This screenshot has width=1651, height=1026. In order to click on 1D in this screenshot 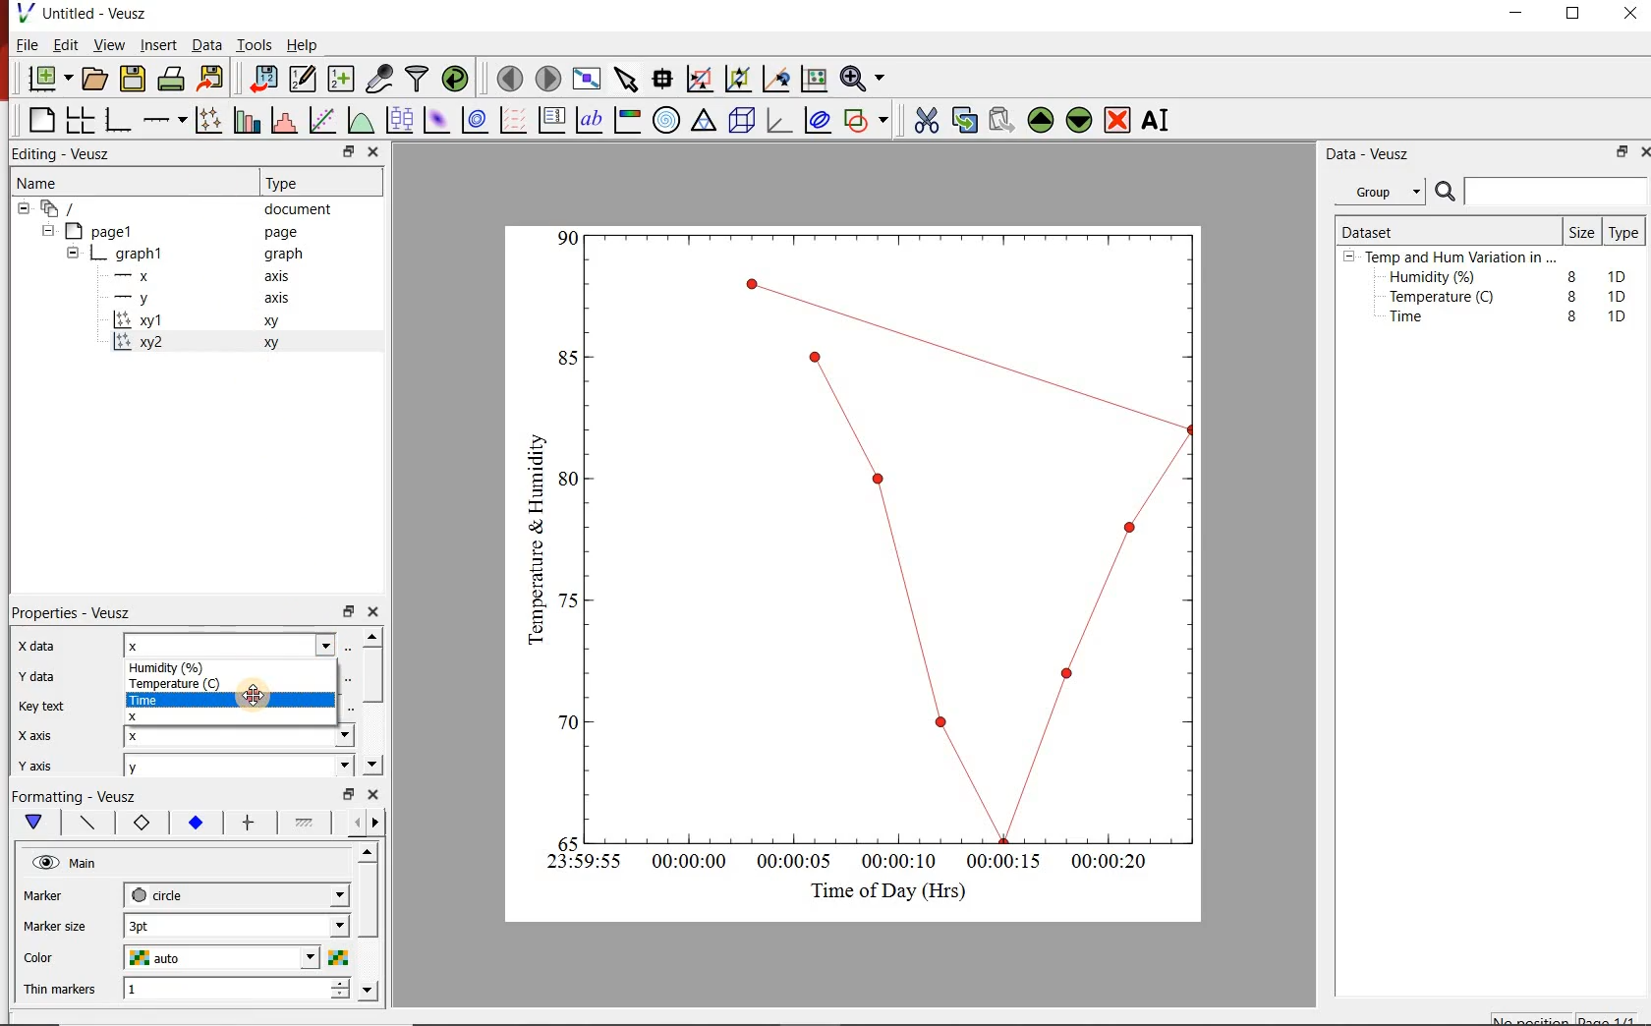, I will do `click(1623, 296)`.